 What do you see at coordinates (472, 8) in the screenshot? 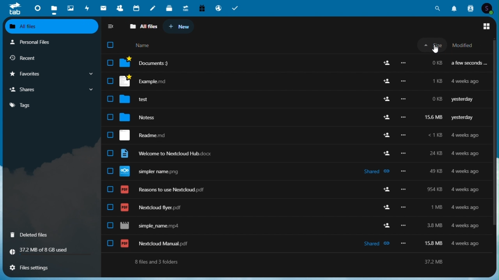
I see `Contacts` at bounding box center [472, 8].